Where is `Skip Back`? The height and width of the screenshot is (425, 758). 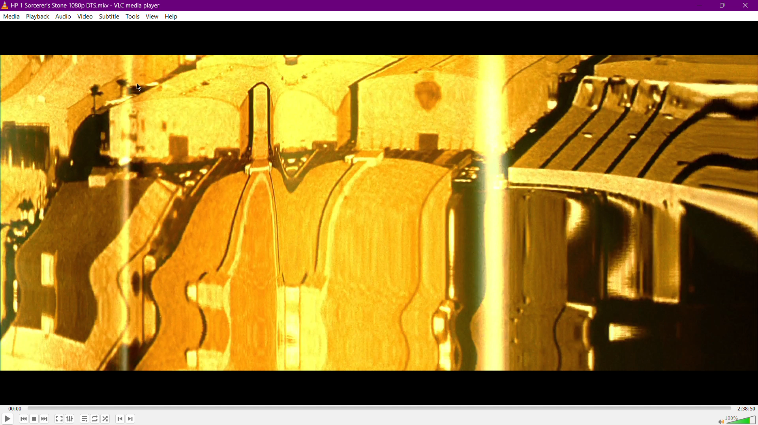 Skip Back is located at coordinates (23, 419).